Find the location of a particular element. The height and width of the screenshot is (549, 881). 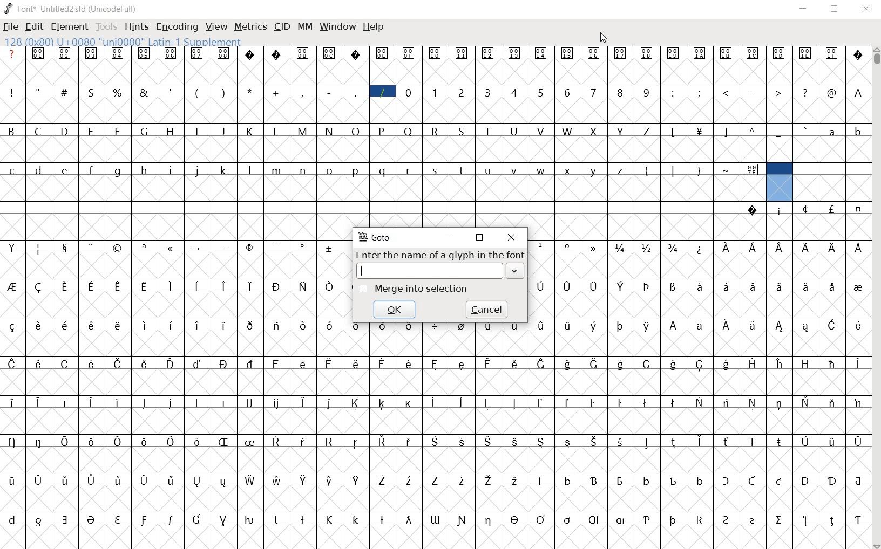

x is located at coordinates (568, 169).